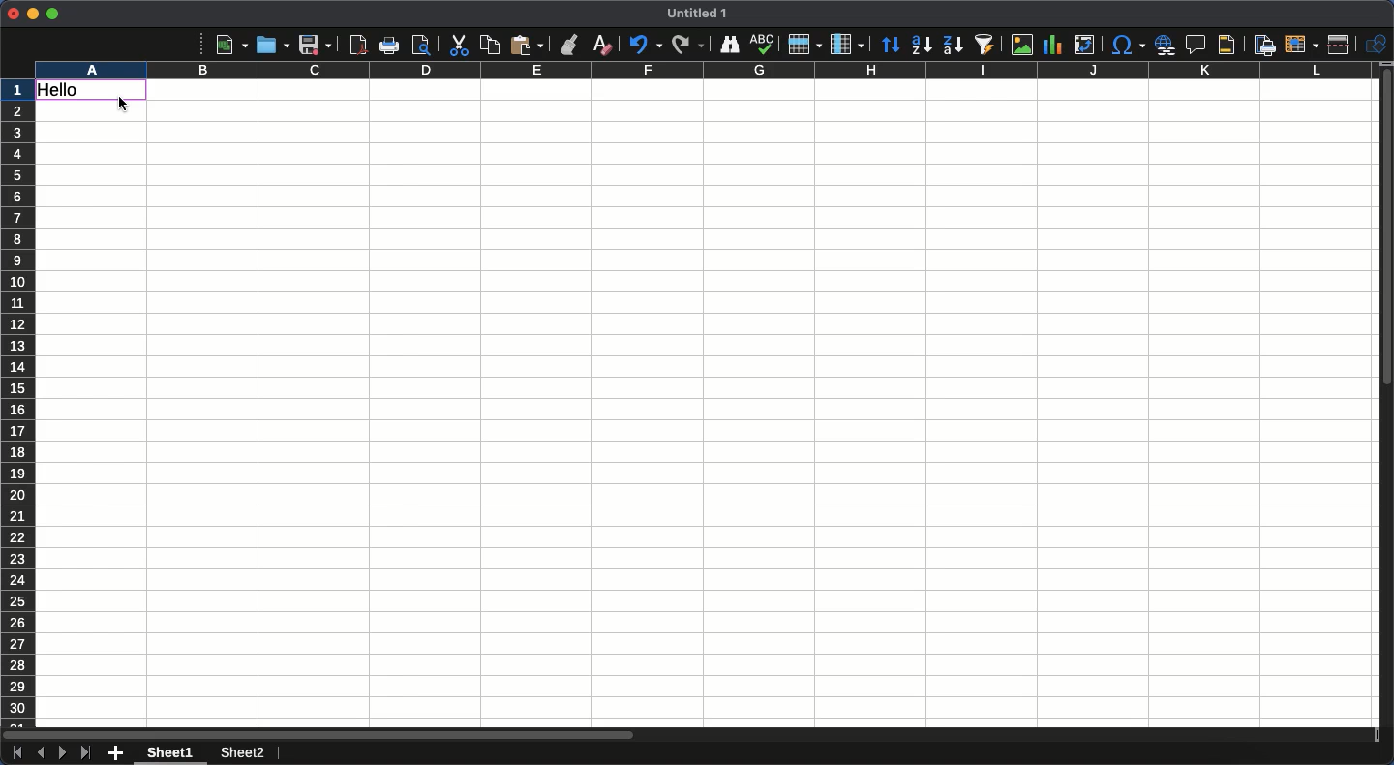 The height and width of the screenshot is (765, 1394). Describe the element at coordinates (1050, 46) in the screenshot. I see `Chart` at that location.